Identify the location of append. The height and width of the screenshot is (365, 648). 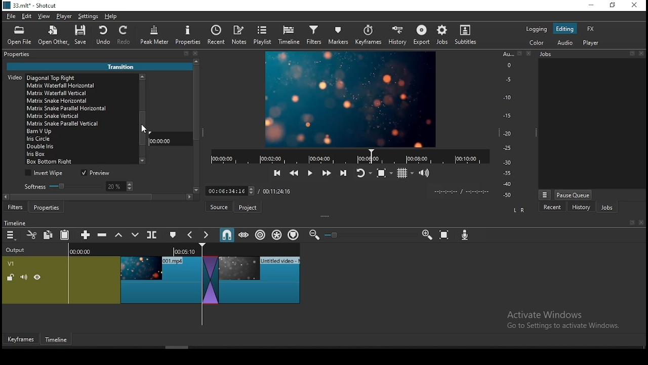
(86, 235).